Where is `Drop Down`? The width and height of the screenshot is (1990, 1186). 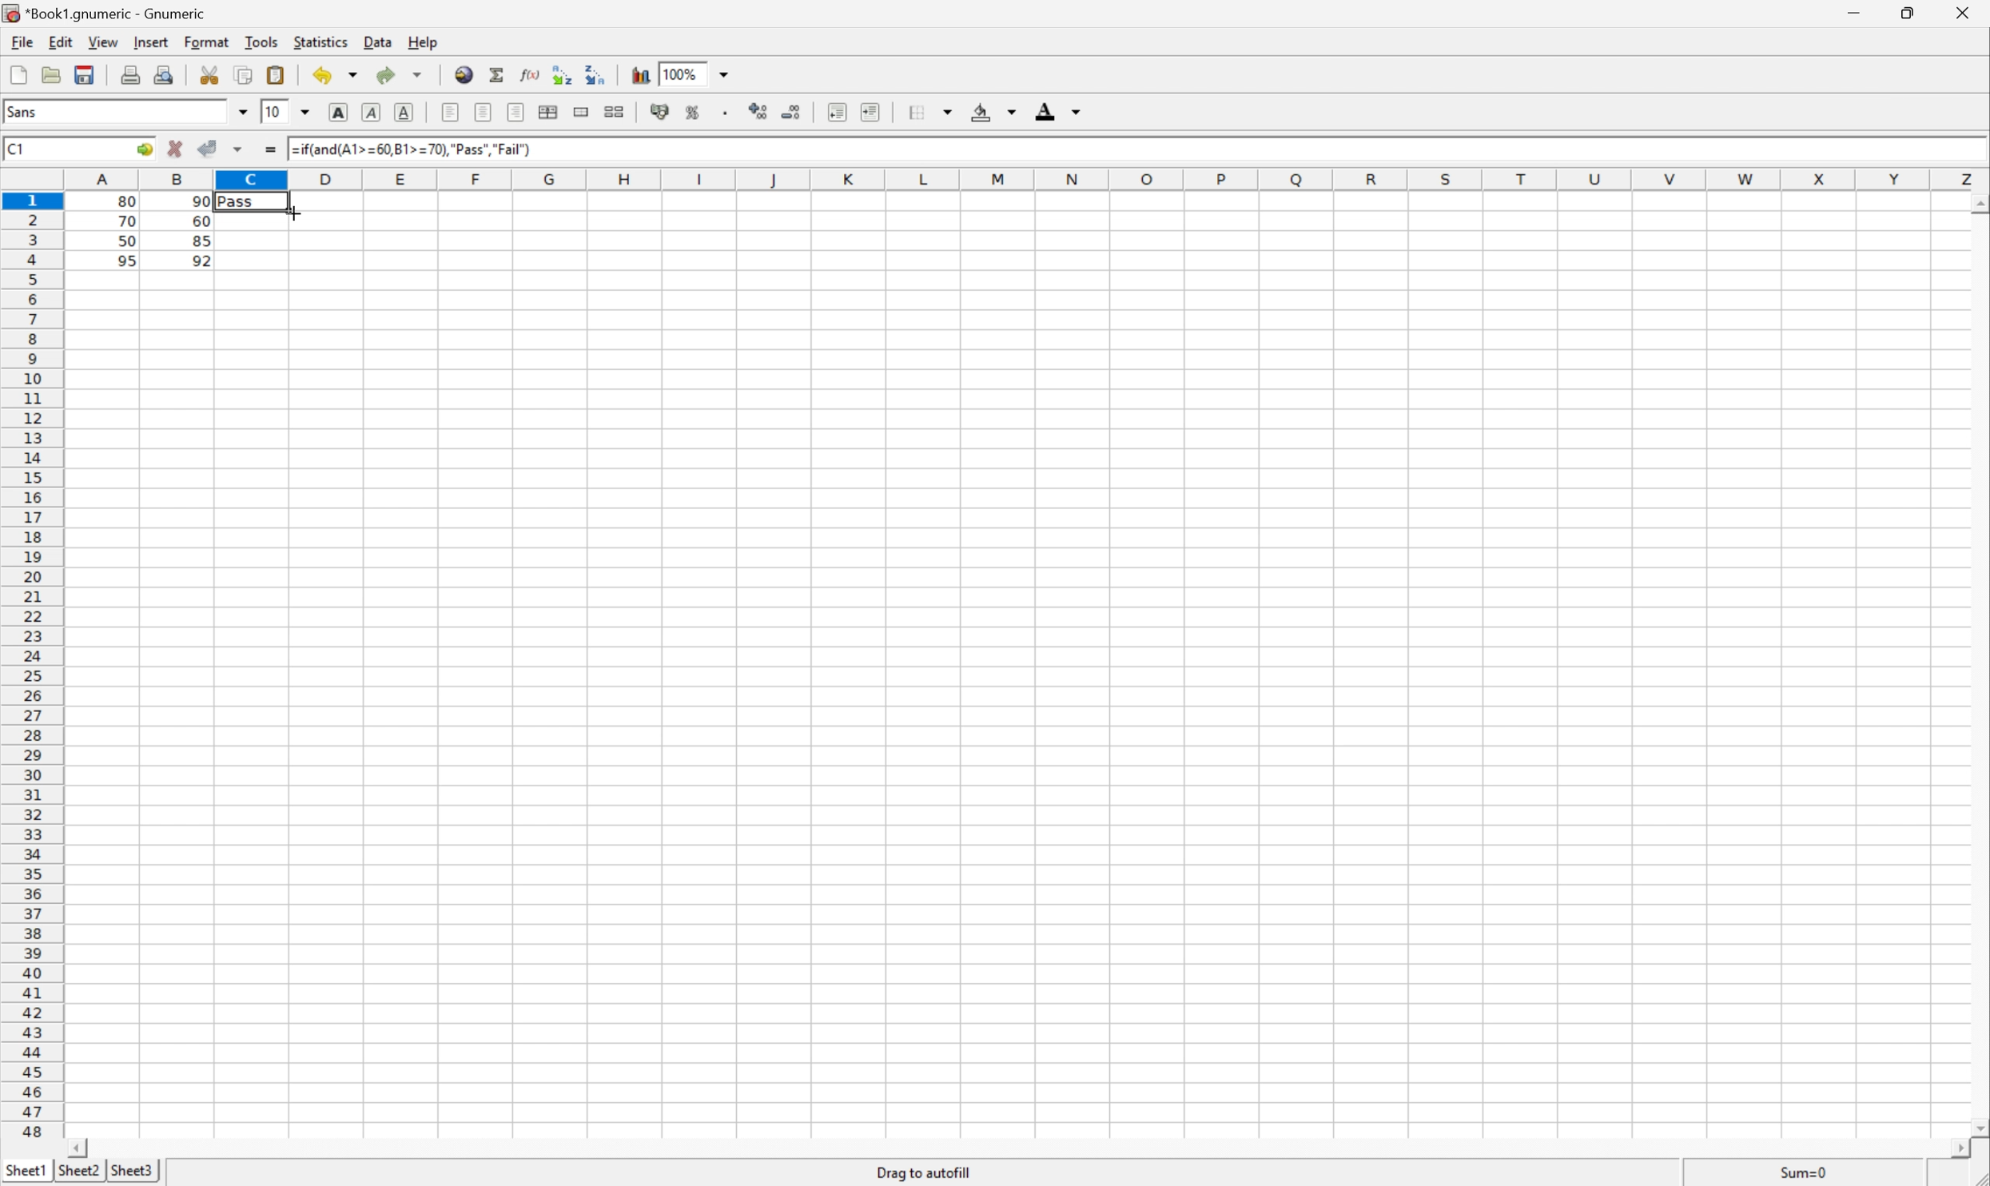 Drop Down is located at coordinates (417, 71).